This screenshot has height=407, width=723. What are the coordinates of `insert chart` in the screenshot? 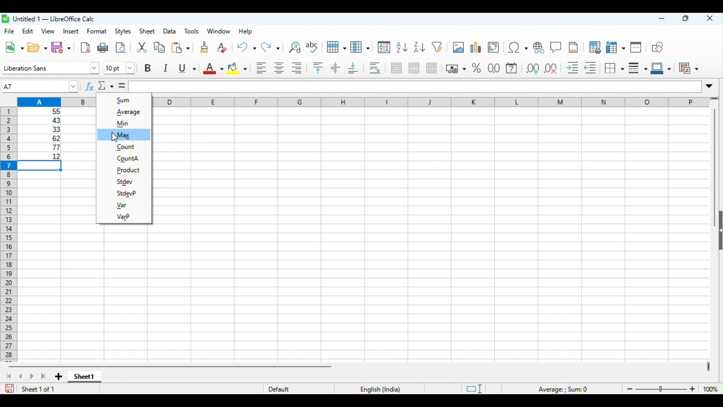 It's located at (477, 46).